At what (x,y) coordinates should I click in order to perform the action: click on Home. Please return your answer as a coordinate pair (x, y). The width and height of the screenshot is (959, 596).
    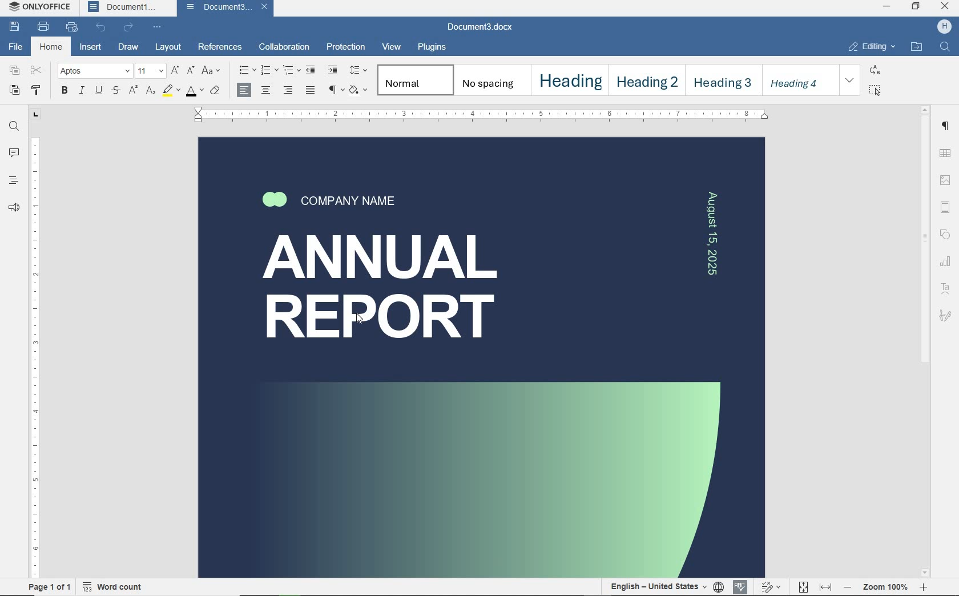
    Looking at the image, I should click on (51, 47).